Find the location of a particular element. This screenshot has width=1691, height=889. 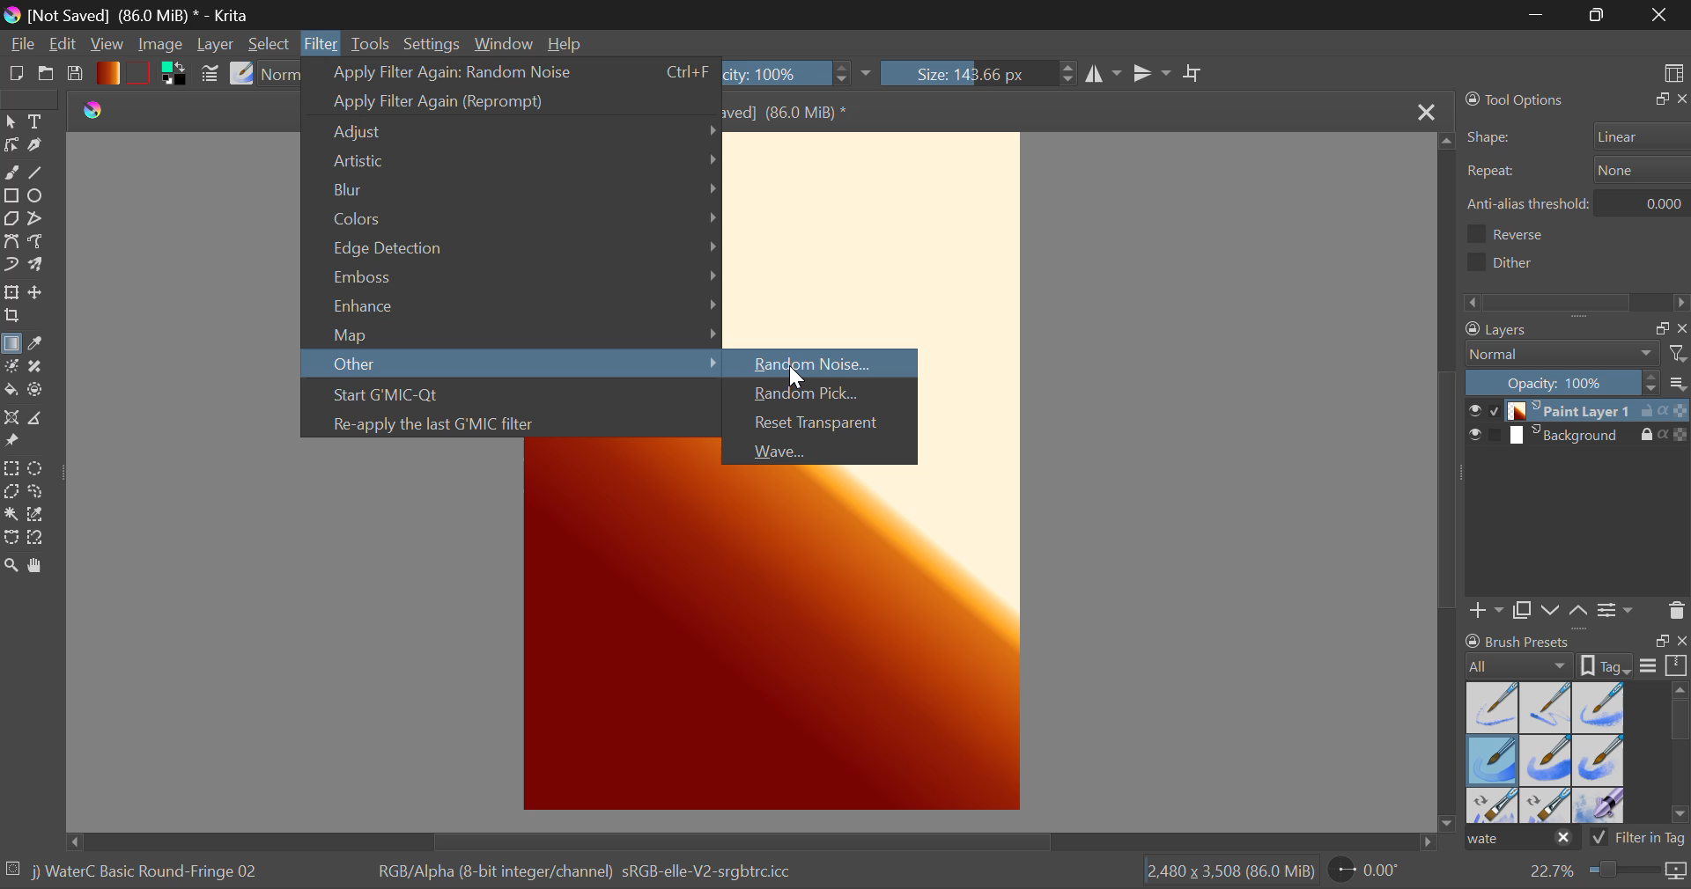

Help is located at coordinates (565, 41).